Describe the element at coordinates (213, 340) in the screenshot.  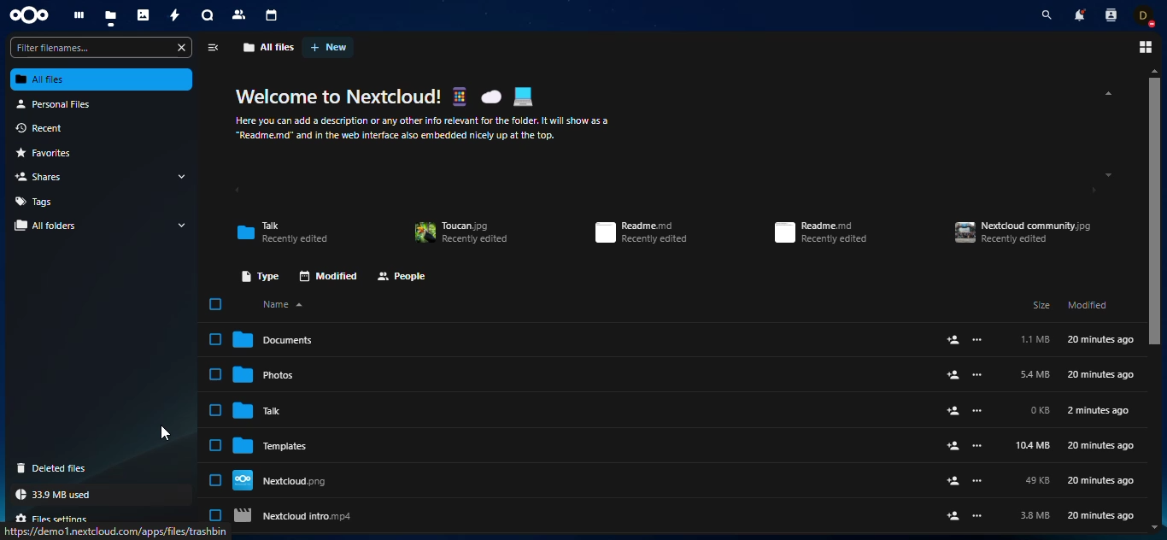
I see `Checkbox` at that location.